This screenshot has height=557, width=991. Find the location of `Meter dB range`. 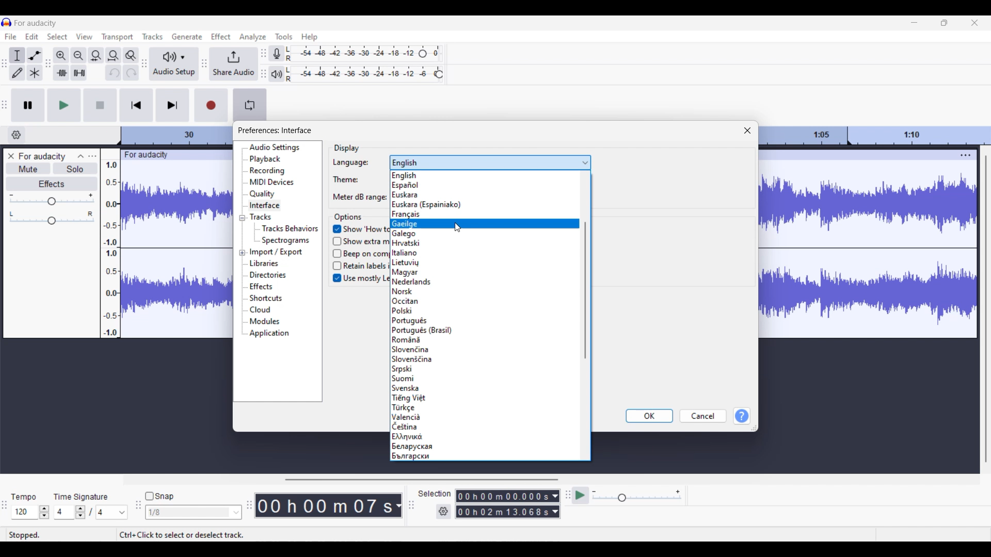

Meter dB range is located at coordinates (359, 198).